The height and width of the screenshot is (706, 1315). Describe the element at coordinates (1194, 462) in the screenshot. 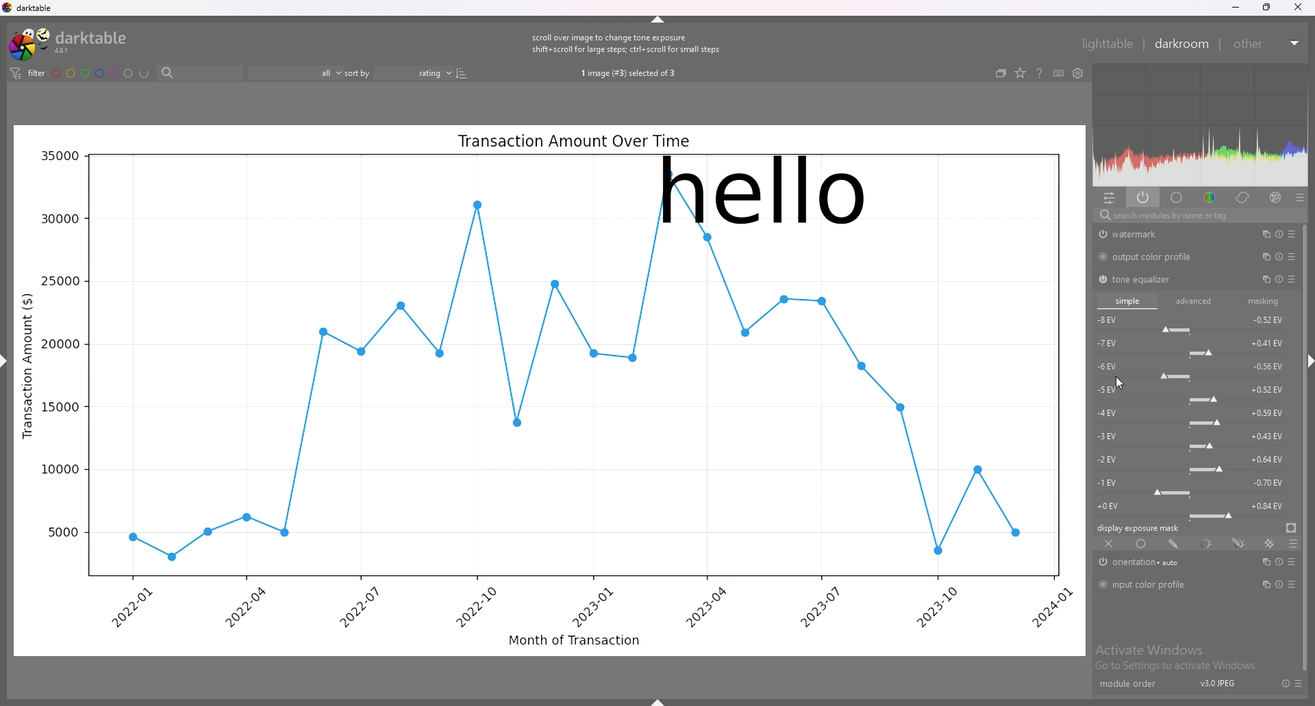

I see `-2 EV force` at that location.